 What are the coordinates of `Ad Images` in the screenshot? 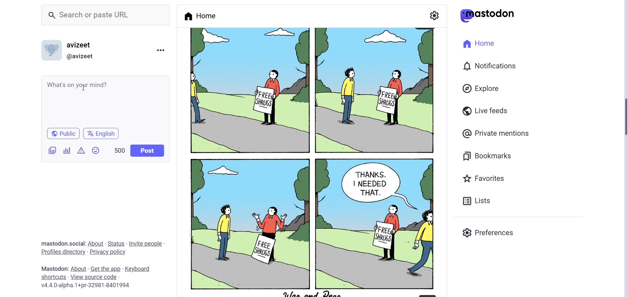 It's located at (53, 150).